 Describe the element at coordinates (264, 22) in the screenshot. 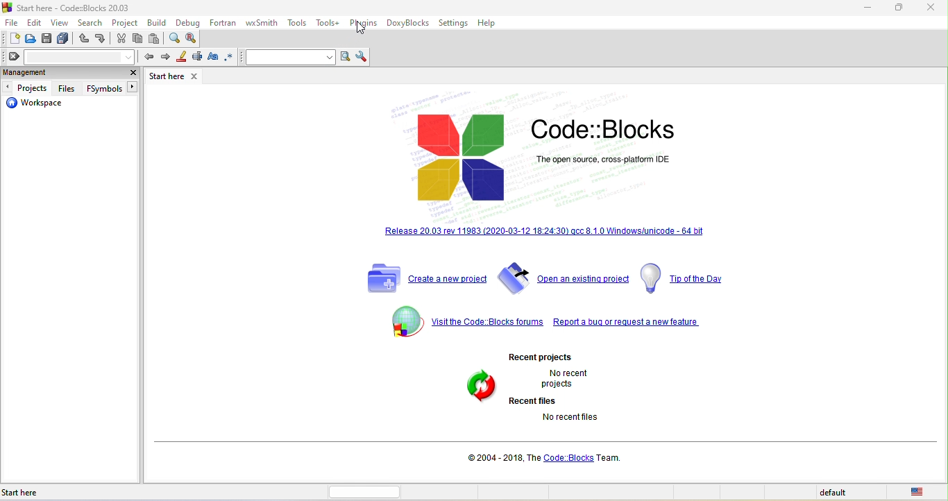

I see `wxsmith` at that location.